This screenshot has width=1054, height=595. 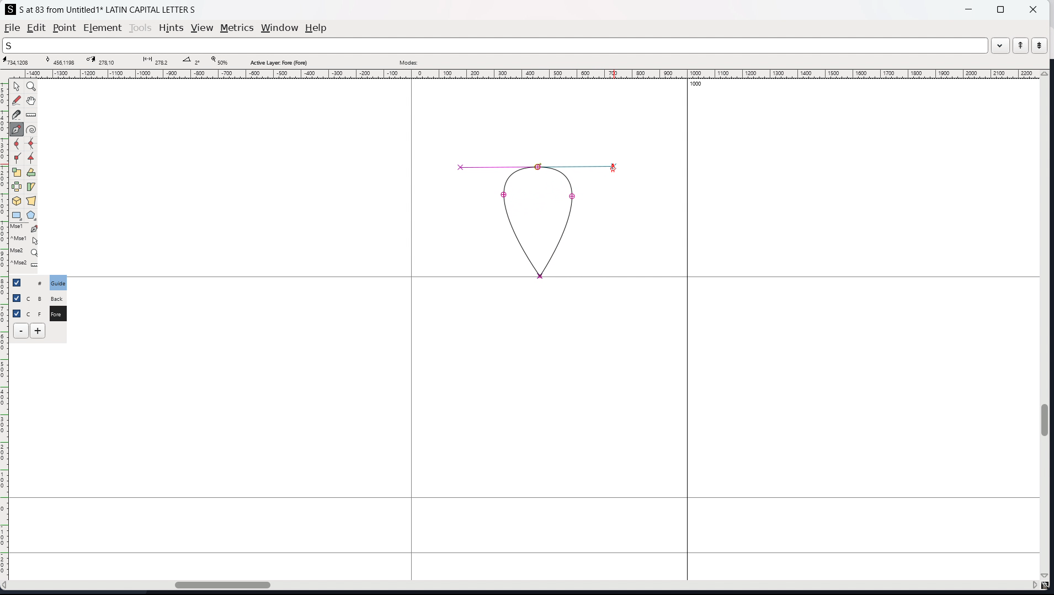 I want to click on toggle spiro, so click(x=31, y=129).